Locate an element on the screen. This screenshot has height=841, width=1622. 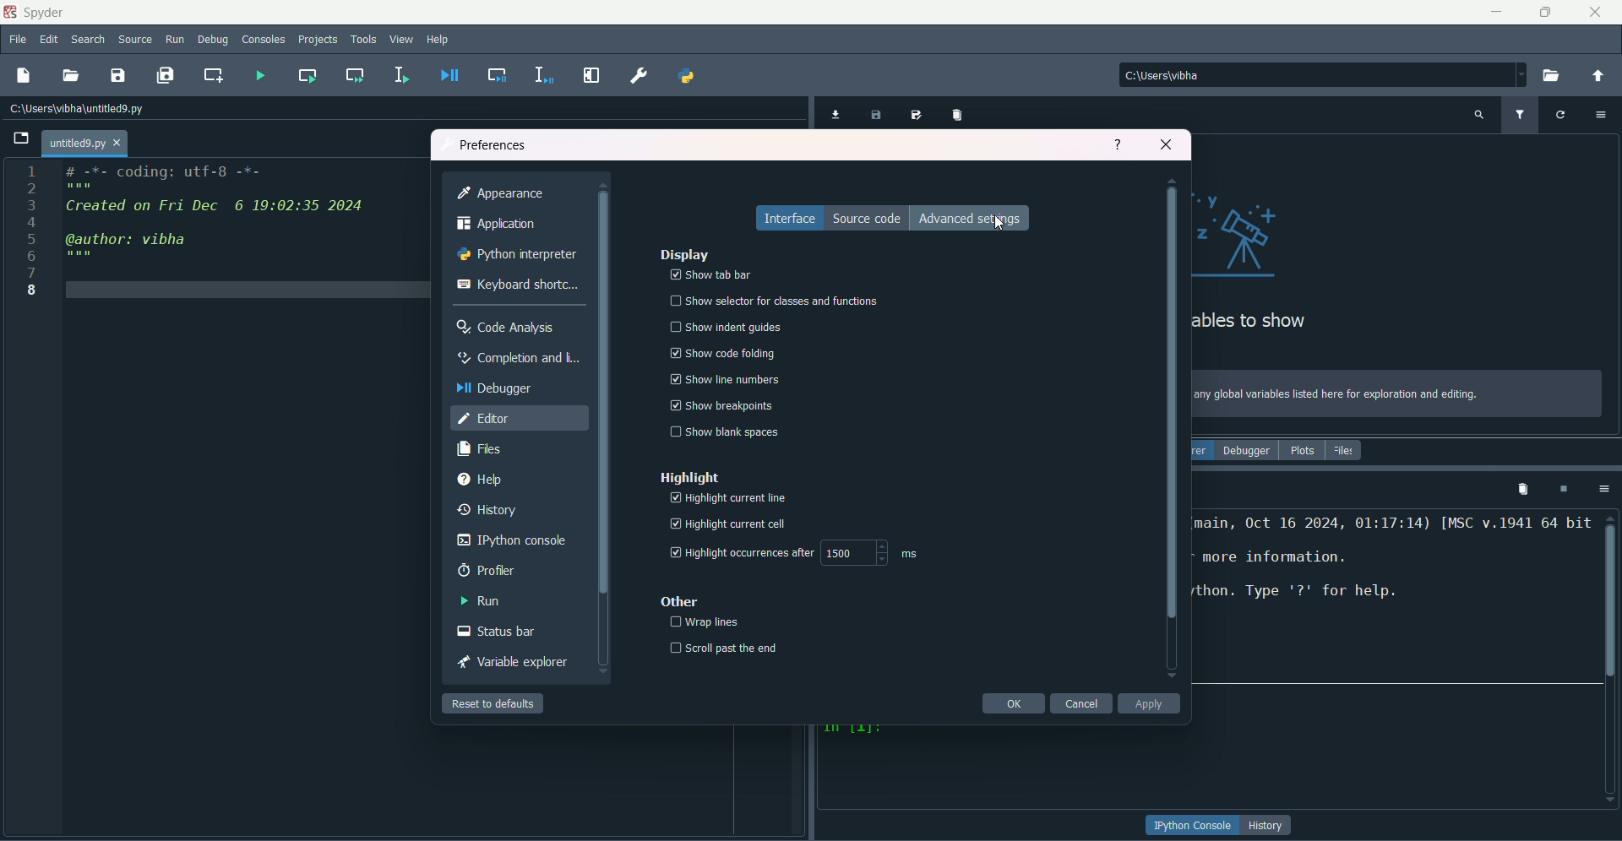
show selector for functions is located at coordinates (776, 301).